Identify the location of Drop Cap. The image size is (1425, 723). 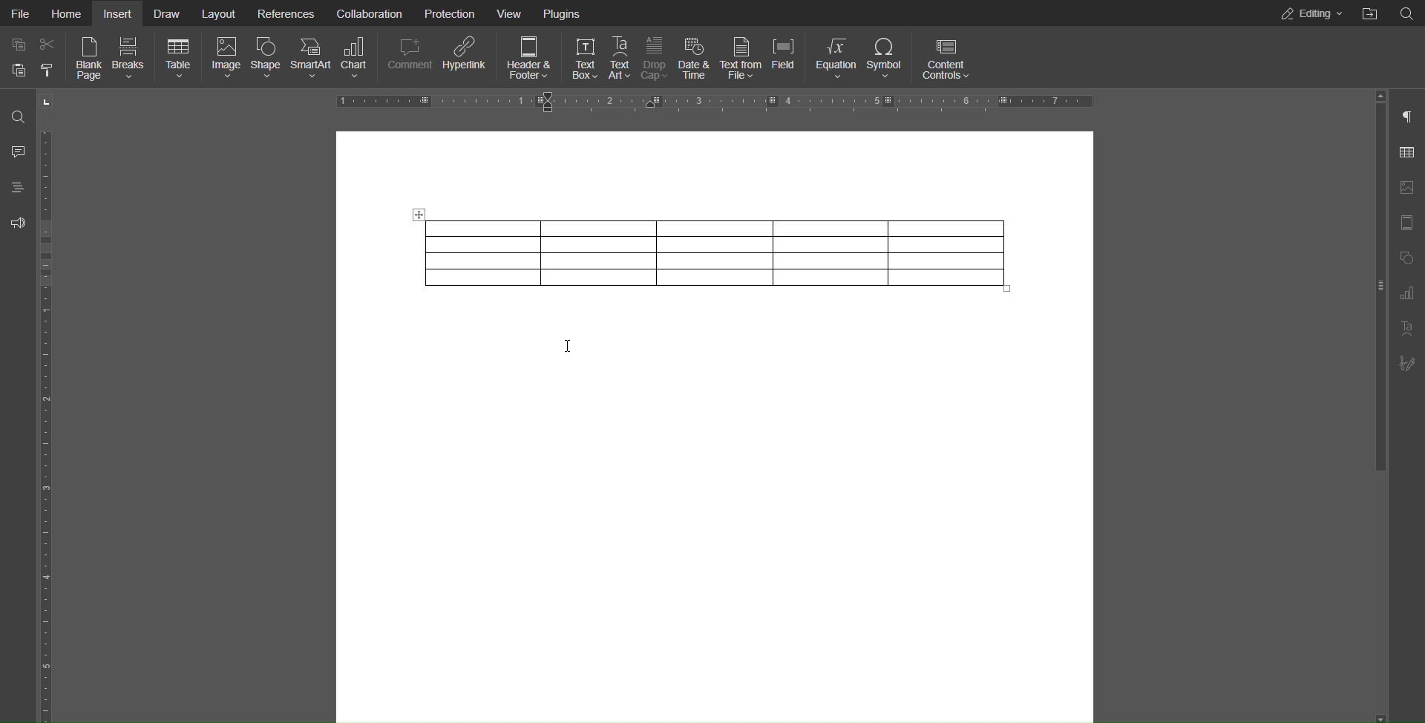
(658, 59).